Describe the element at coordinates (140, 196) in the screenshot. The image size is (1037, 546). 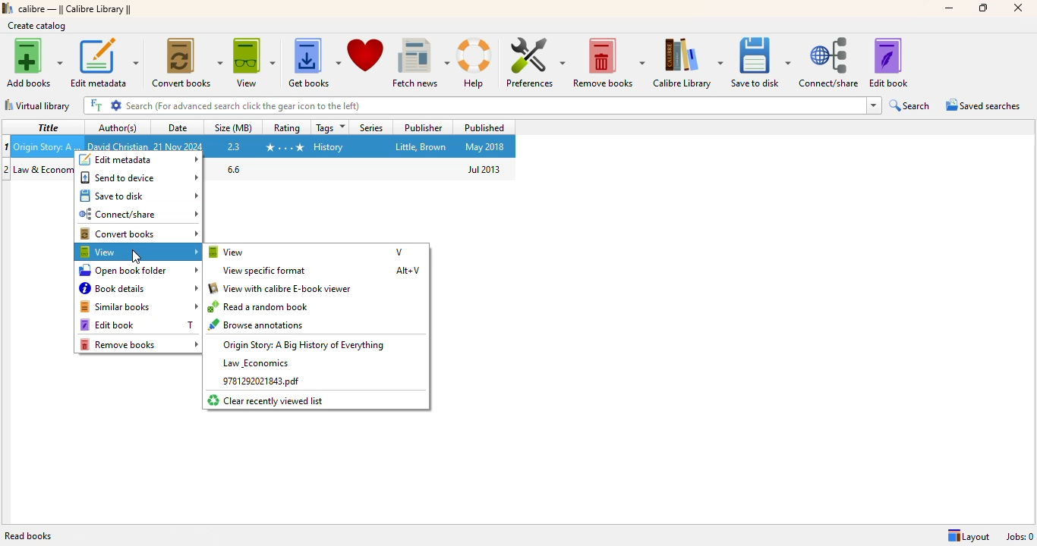
I see `save to disk` at that location.